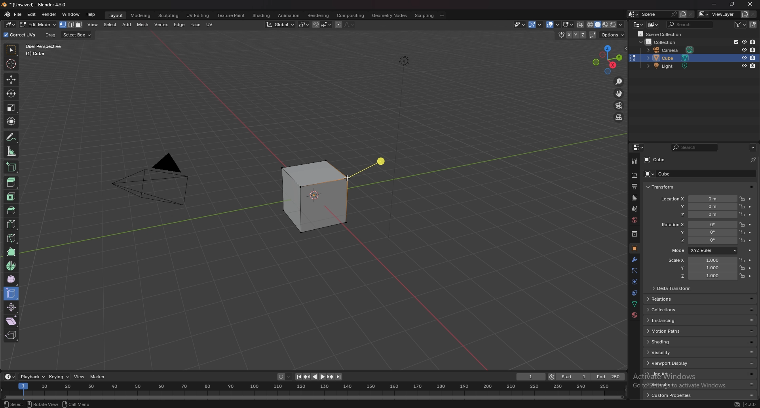 The width and height of the screenshot is (760, 408). Describe the element at coordinates (347, 178) in the screenshot. I see `cursor` at that location.